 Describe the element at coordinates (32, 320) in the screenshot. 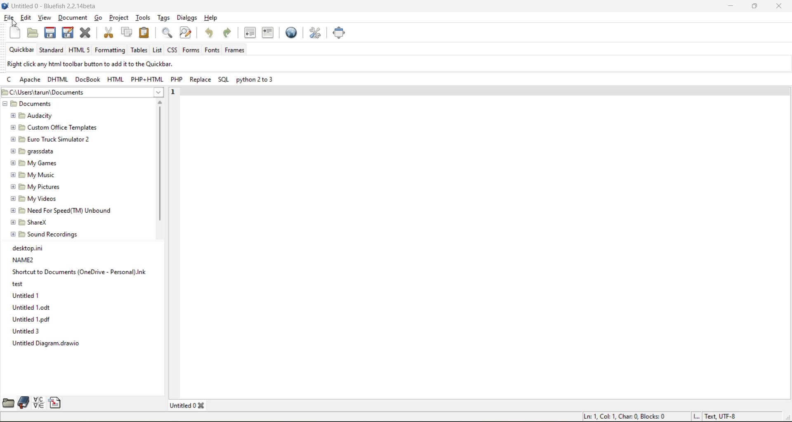

I see `Untitled 1.pdf` at that location.